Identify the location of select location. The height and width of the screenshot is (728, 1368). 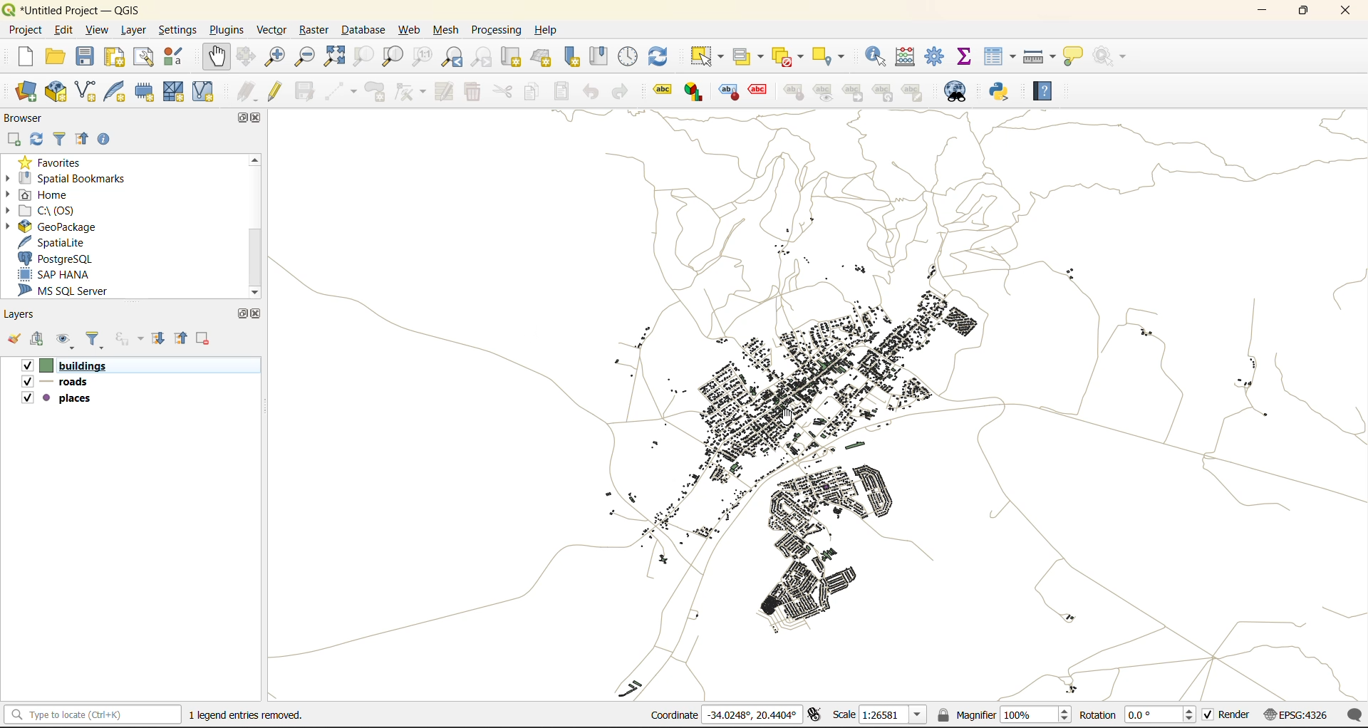
(836, 57).